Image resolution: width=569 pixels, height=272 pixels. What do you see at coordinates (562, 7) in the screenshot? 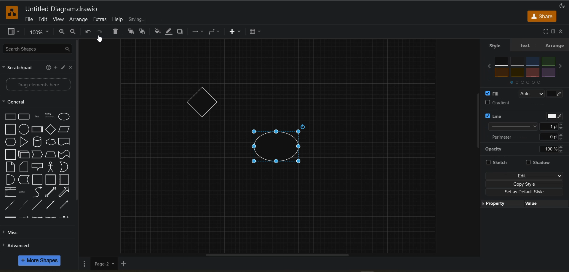
I see `appearance` at bounding box center [562, 7].